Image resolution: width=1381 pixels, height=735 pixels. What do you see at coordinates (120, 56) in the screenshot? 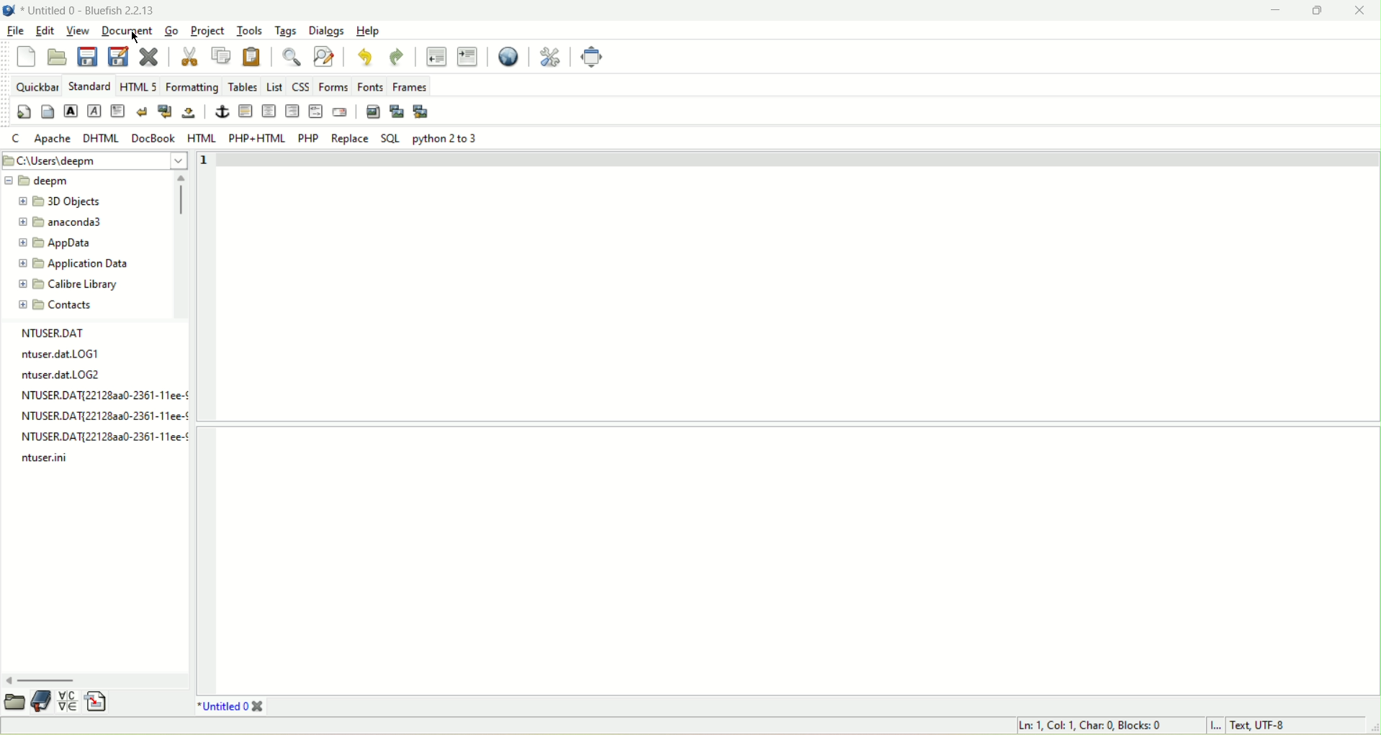
I see `save as` at bounding box center [120, 56].